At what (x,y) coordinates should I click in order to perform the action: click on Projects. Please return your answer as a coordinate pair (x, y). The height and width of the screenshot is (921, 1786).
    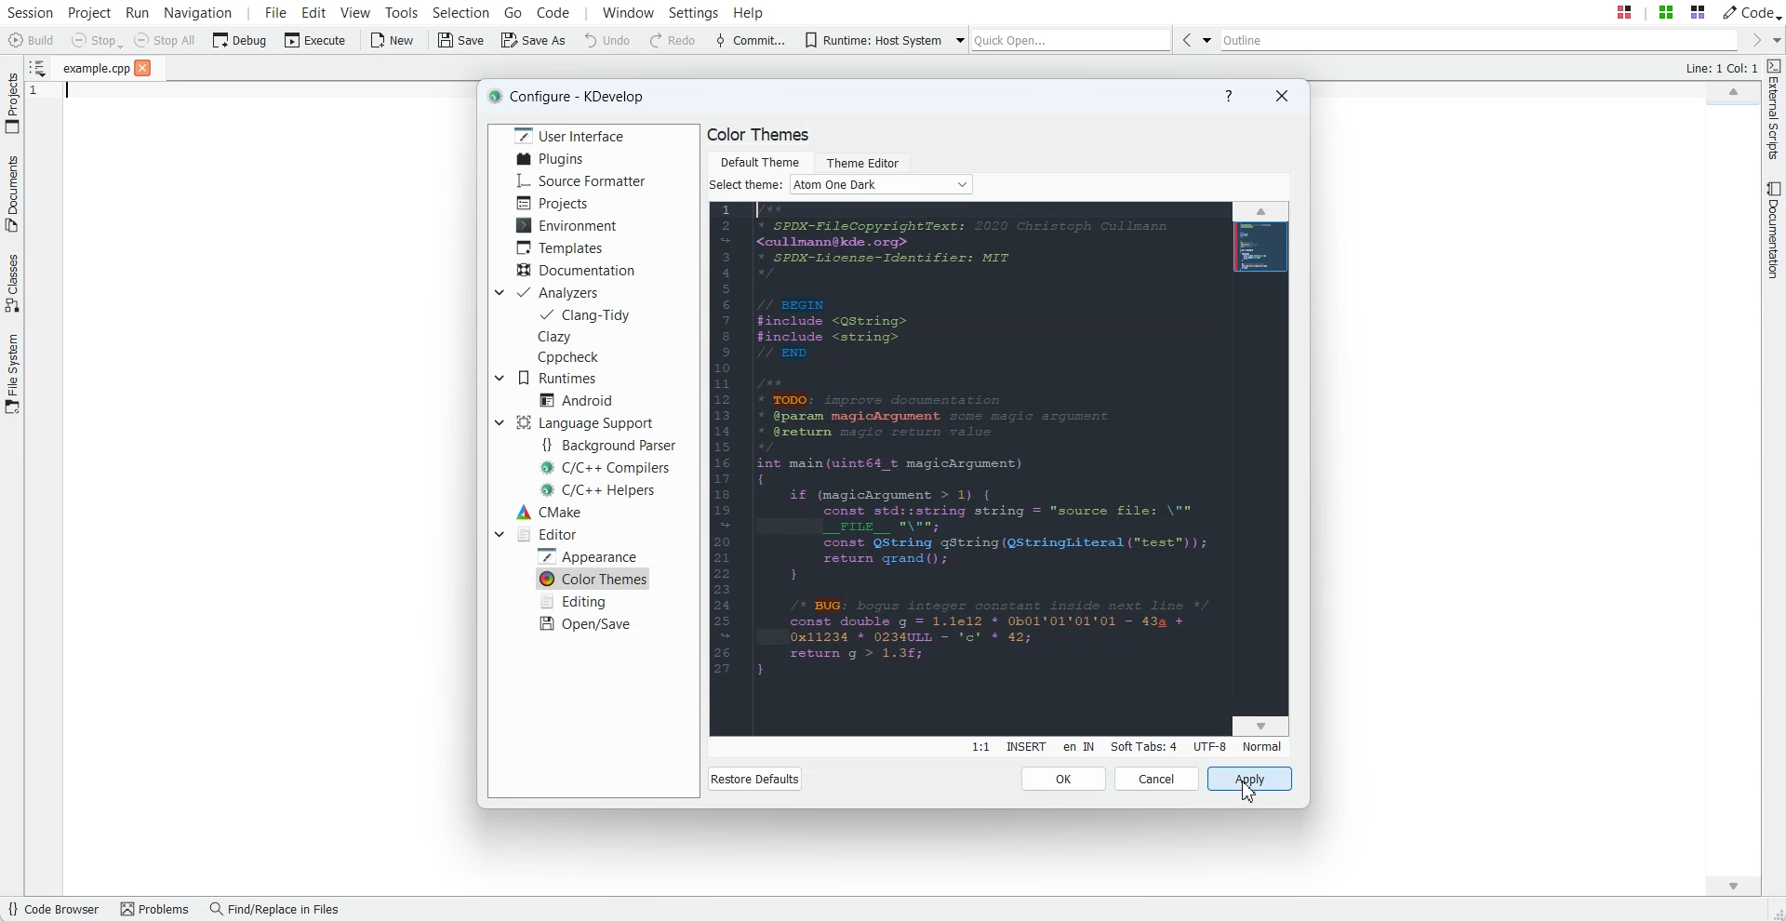
    Looking at the image, I should click on (553, 203).